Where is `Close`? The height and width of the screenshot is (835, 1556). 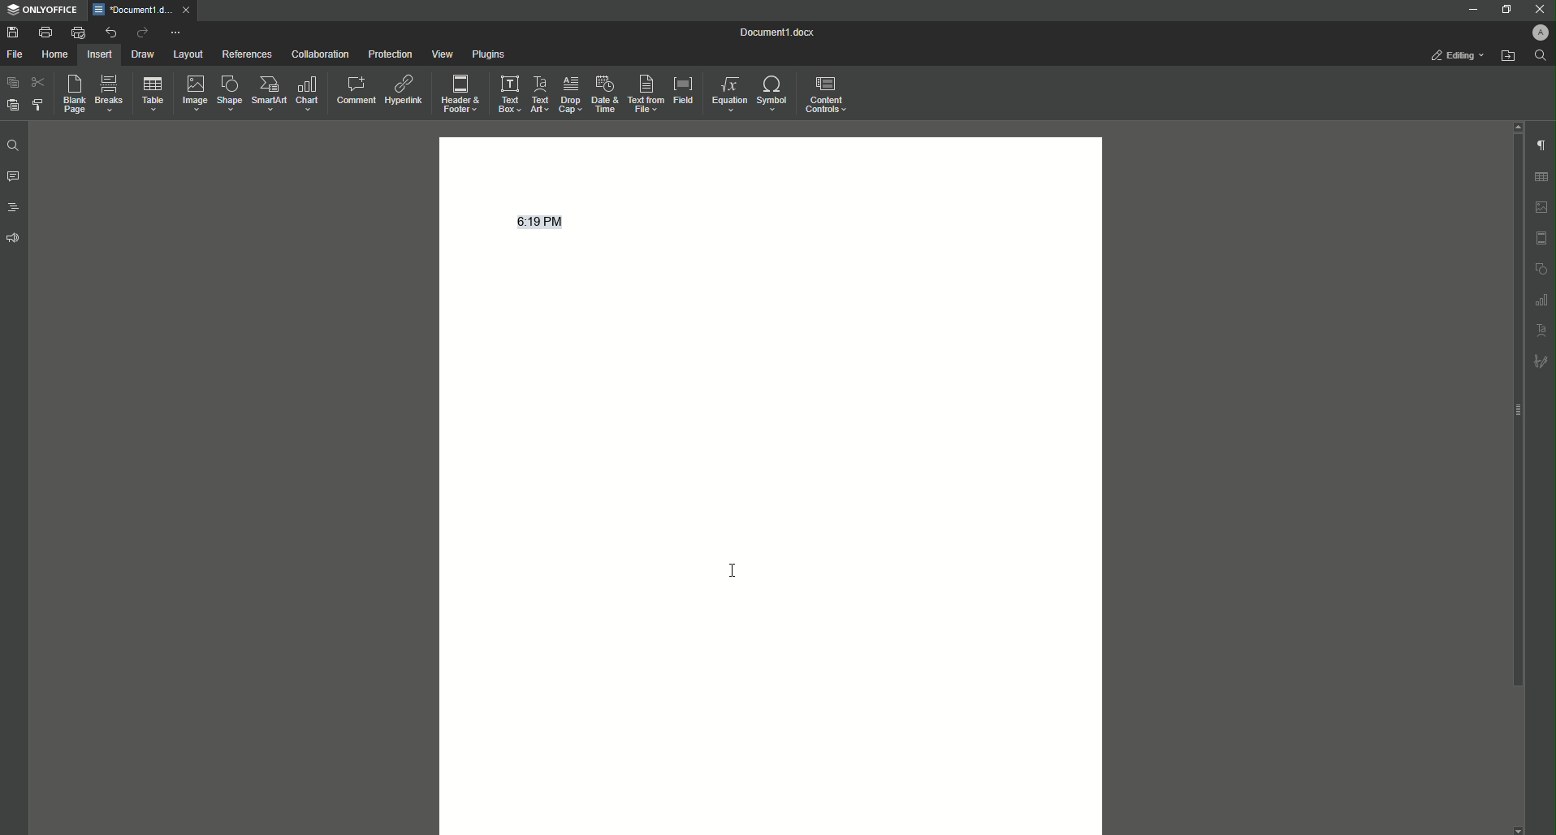
Close is located at coordinates (1538, 9).